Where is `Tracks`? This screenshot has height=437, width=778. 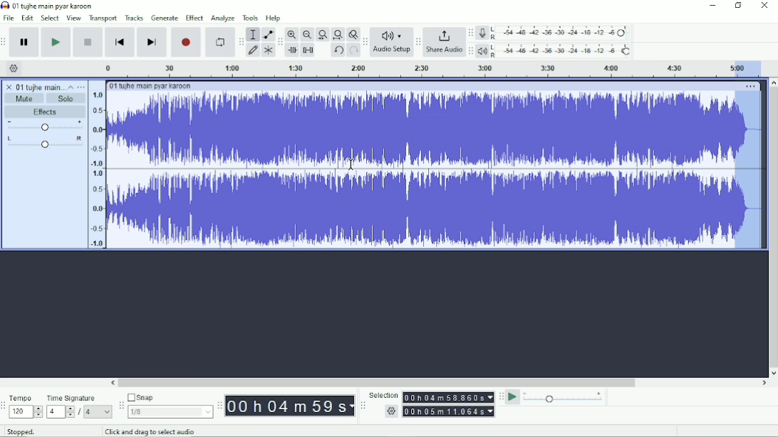
Tracks is located at coordinates (135, 18).